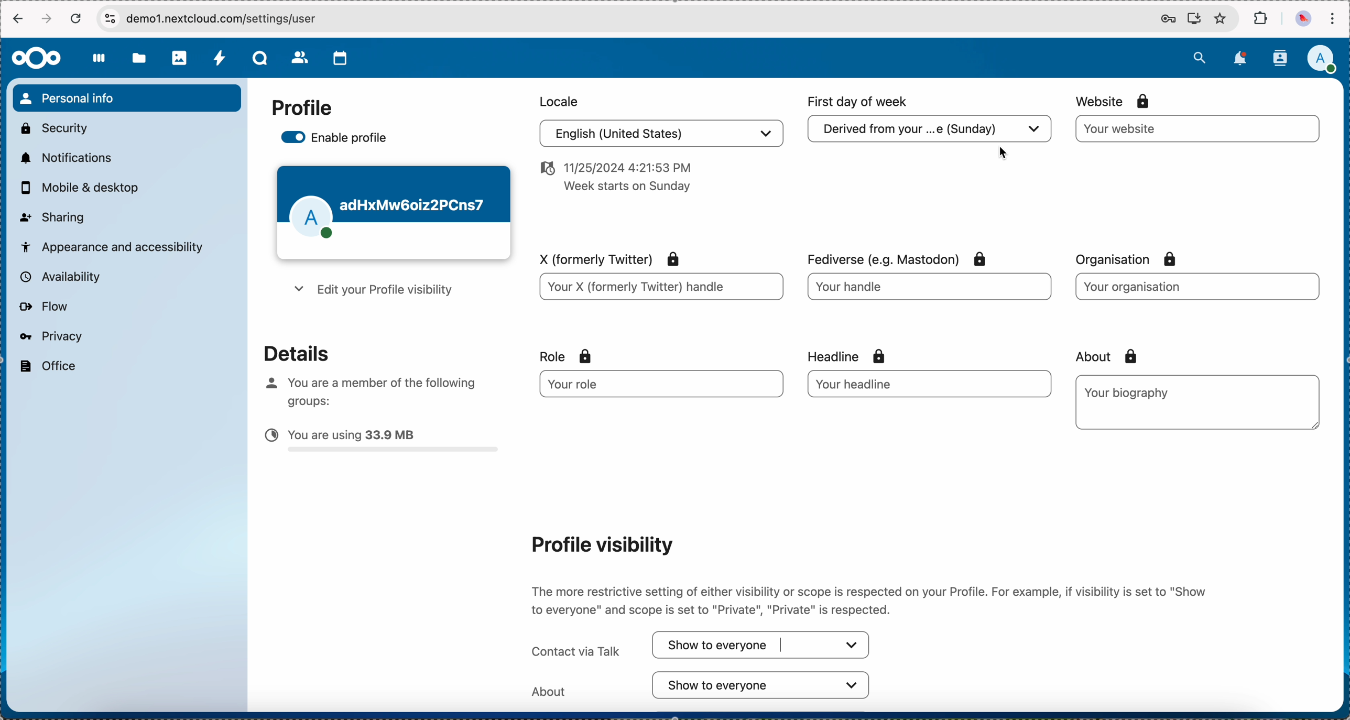  What do you see at coordinates (1279, 58) in the screenshot?
I see `contacts` at bounding box center [1279, 58].